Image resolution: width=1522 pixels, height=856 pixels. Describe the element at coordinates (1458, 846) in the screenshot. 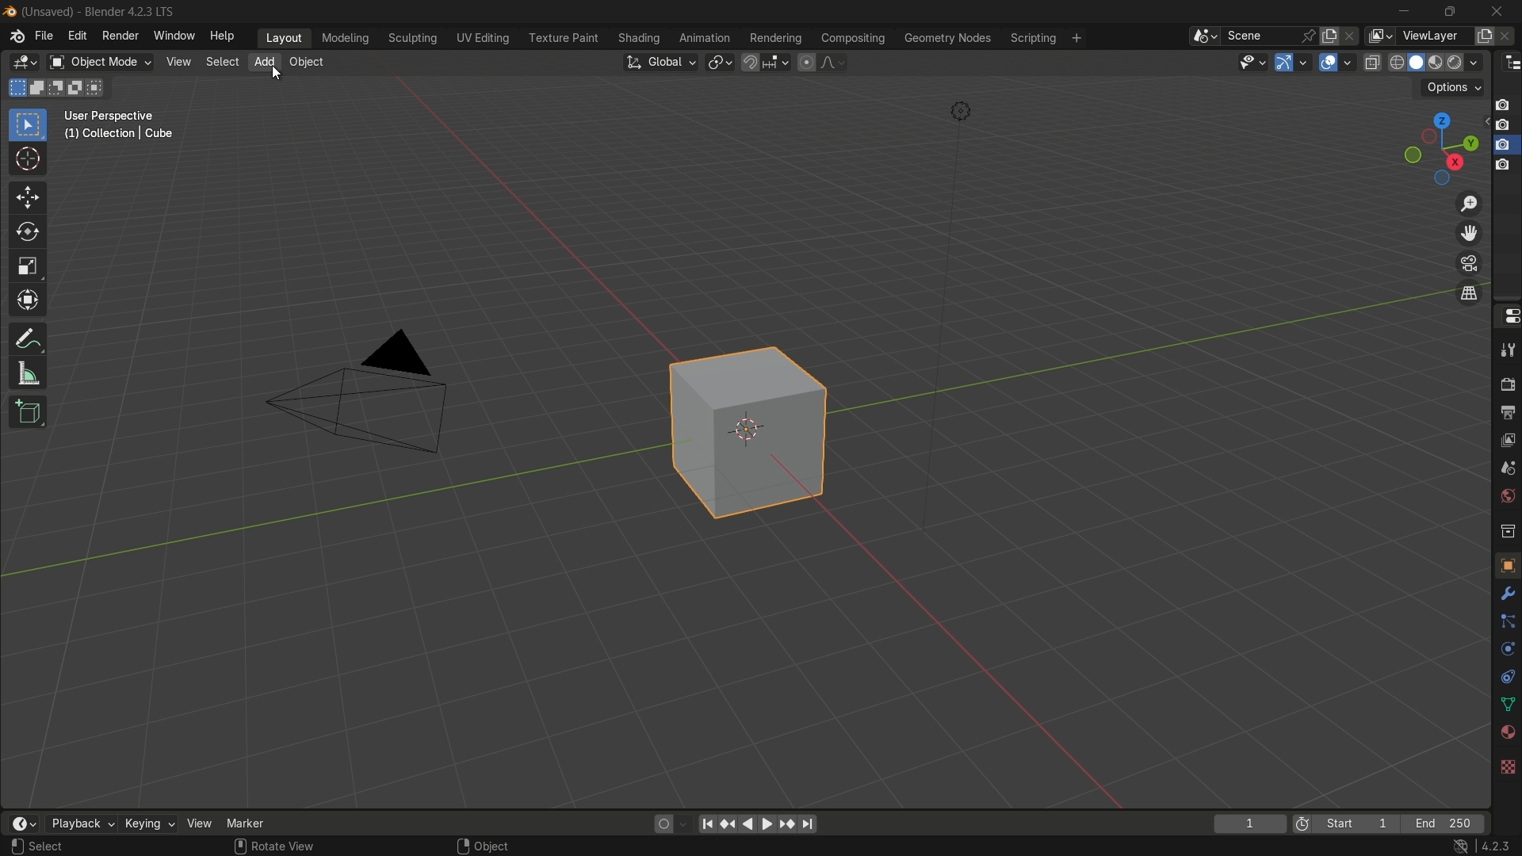

I see `no internet` at that location.